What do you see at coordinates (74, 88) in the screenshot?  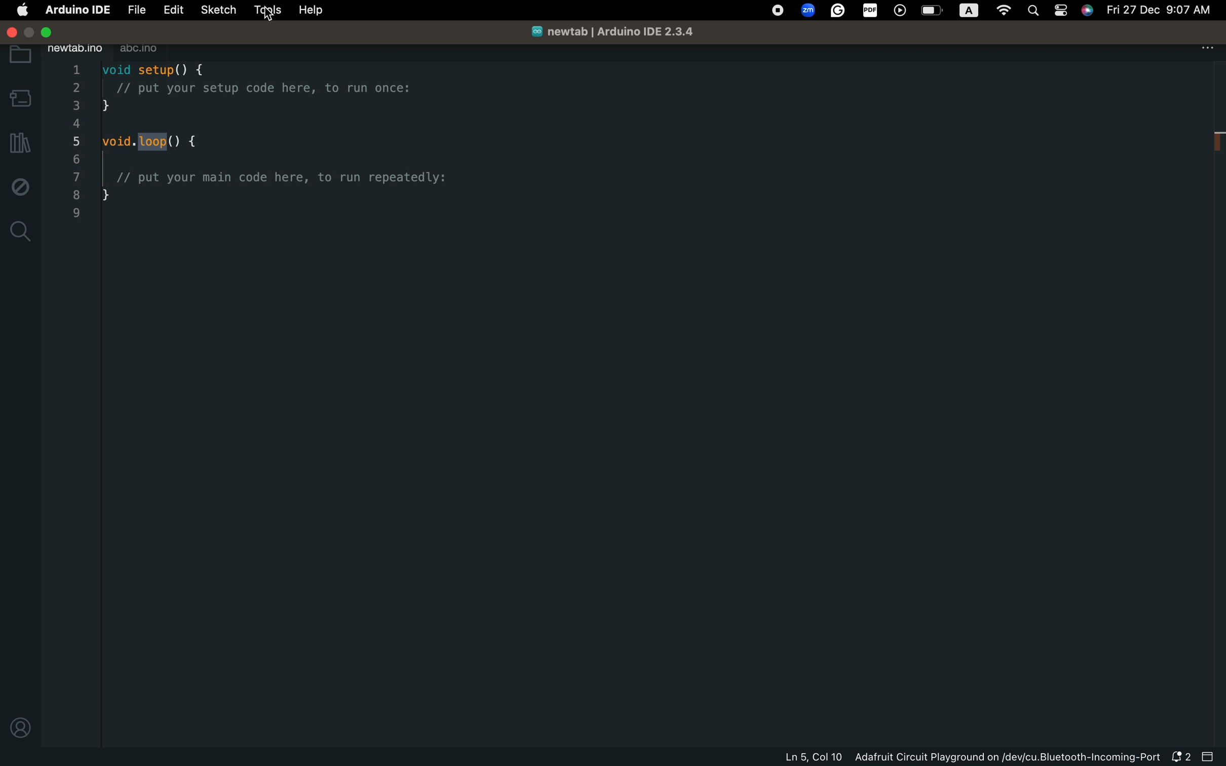 I see `2` at bounding box center [74, 88].